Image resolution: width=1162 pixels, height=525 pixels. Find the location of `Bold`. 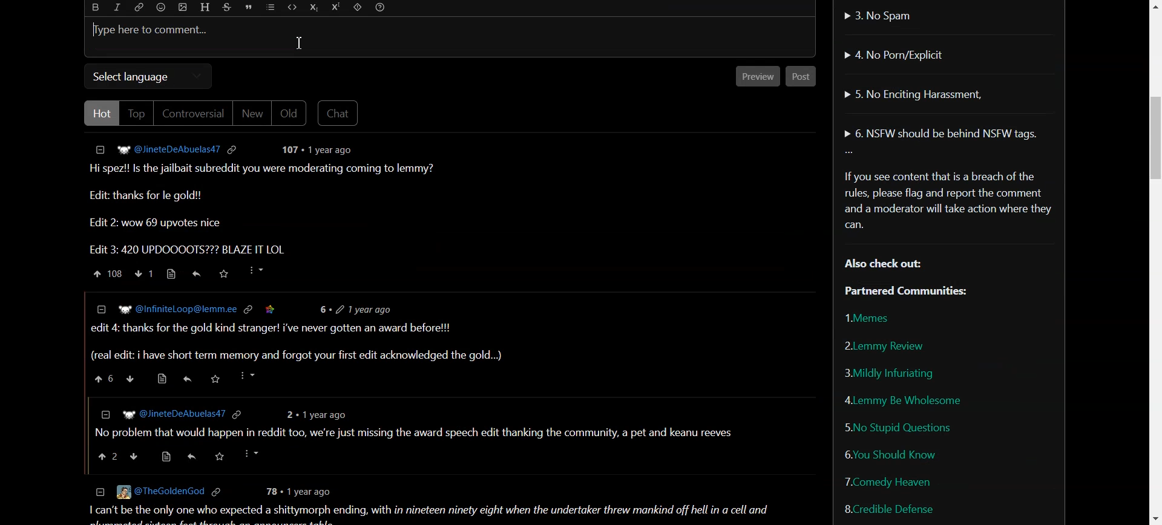

Bold is located at coordinates (96, 7).